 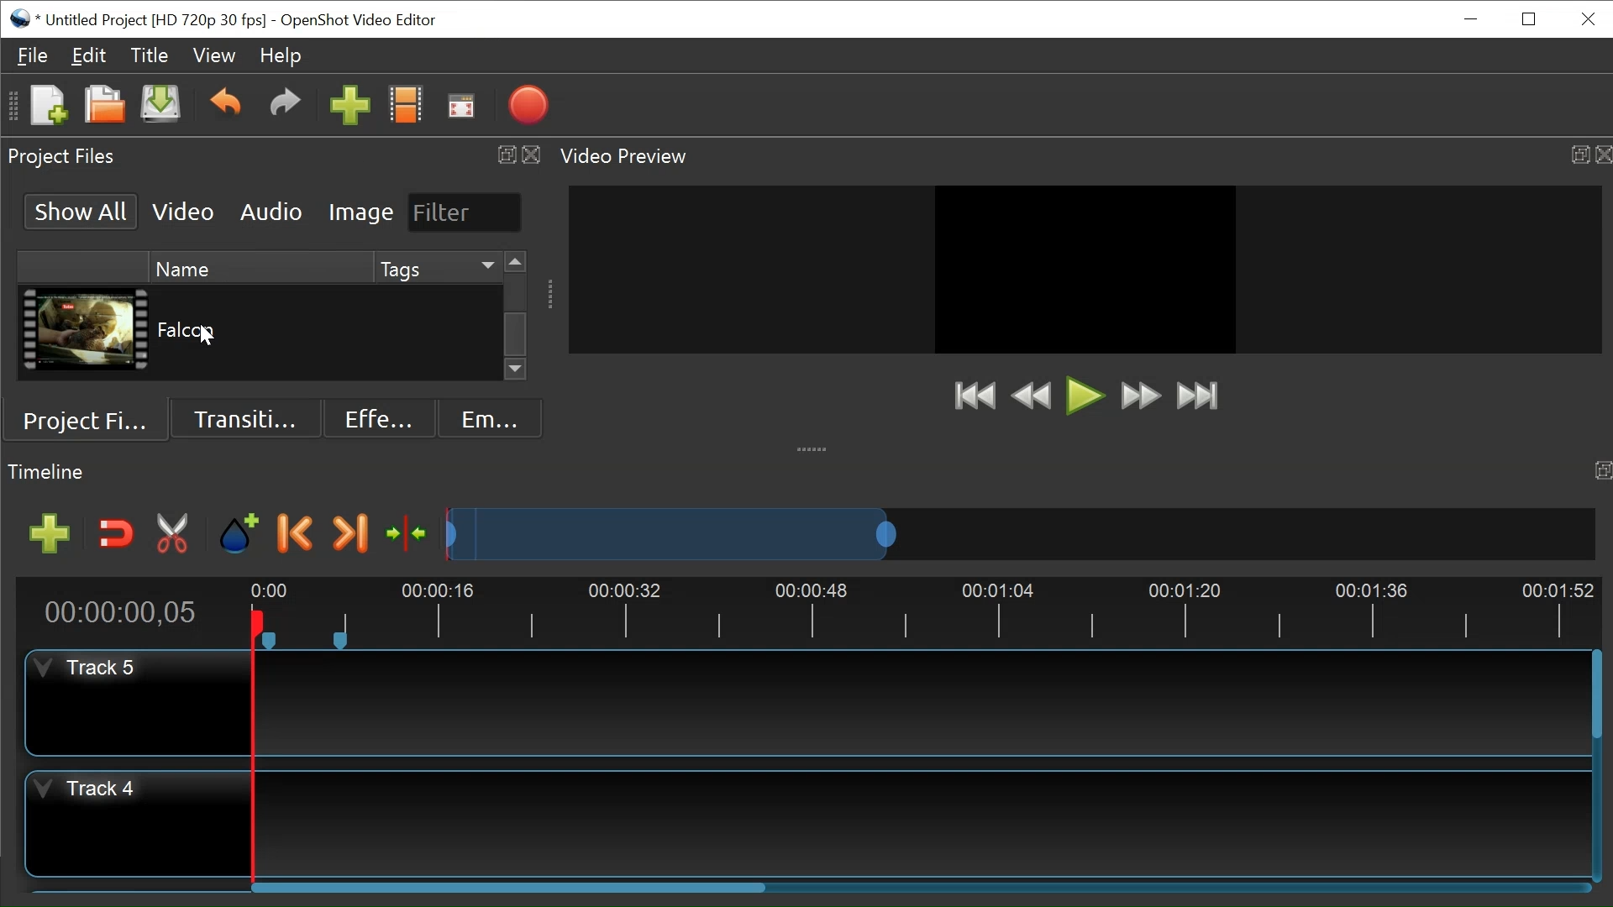 I want to click on Tags, so click(x=435, y=266).